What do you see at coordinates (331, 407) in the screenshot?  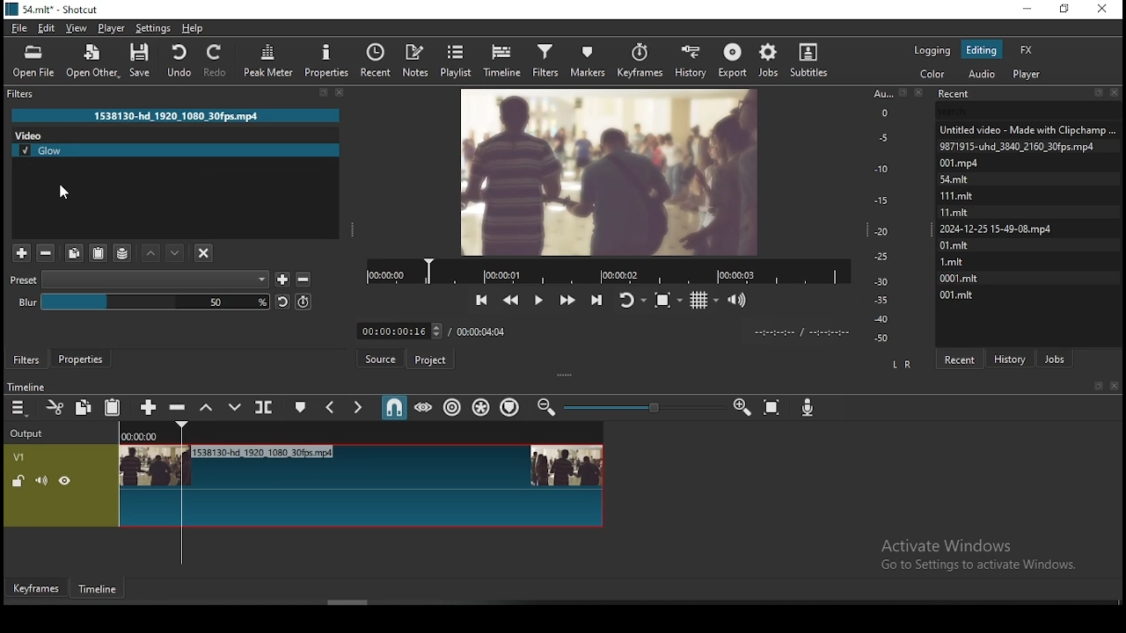 I see `previous marker` at bounding box center [331, 407].